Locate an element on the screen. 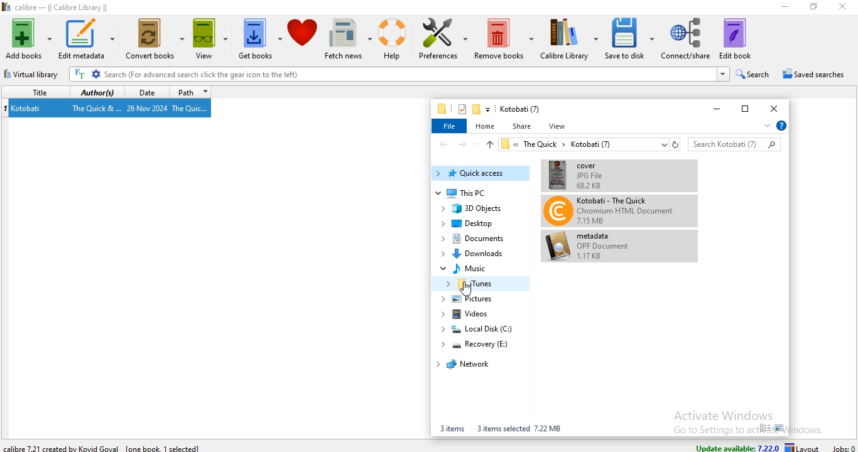  help is located at coordinates (781, 126).